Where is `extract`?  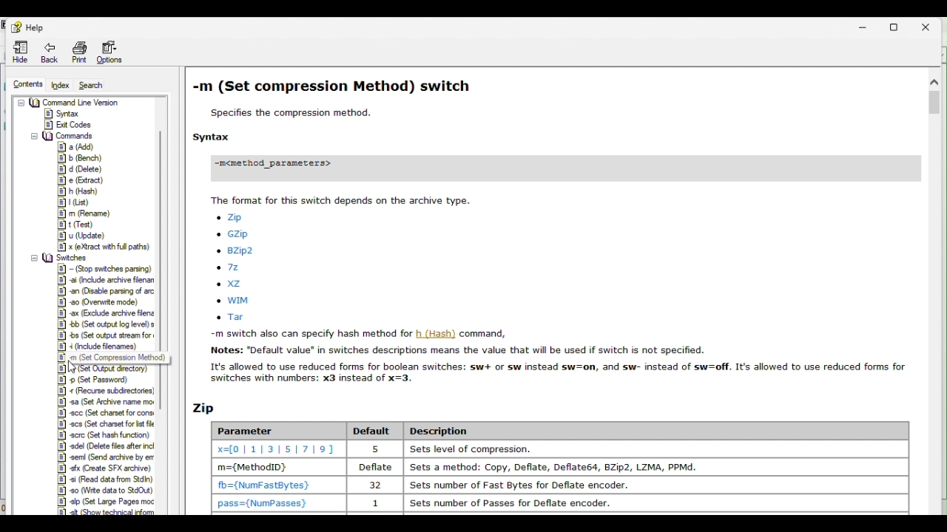
extract is located at coordinates (81, 180).